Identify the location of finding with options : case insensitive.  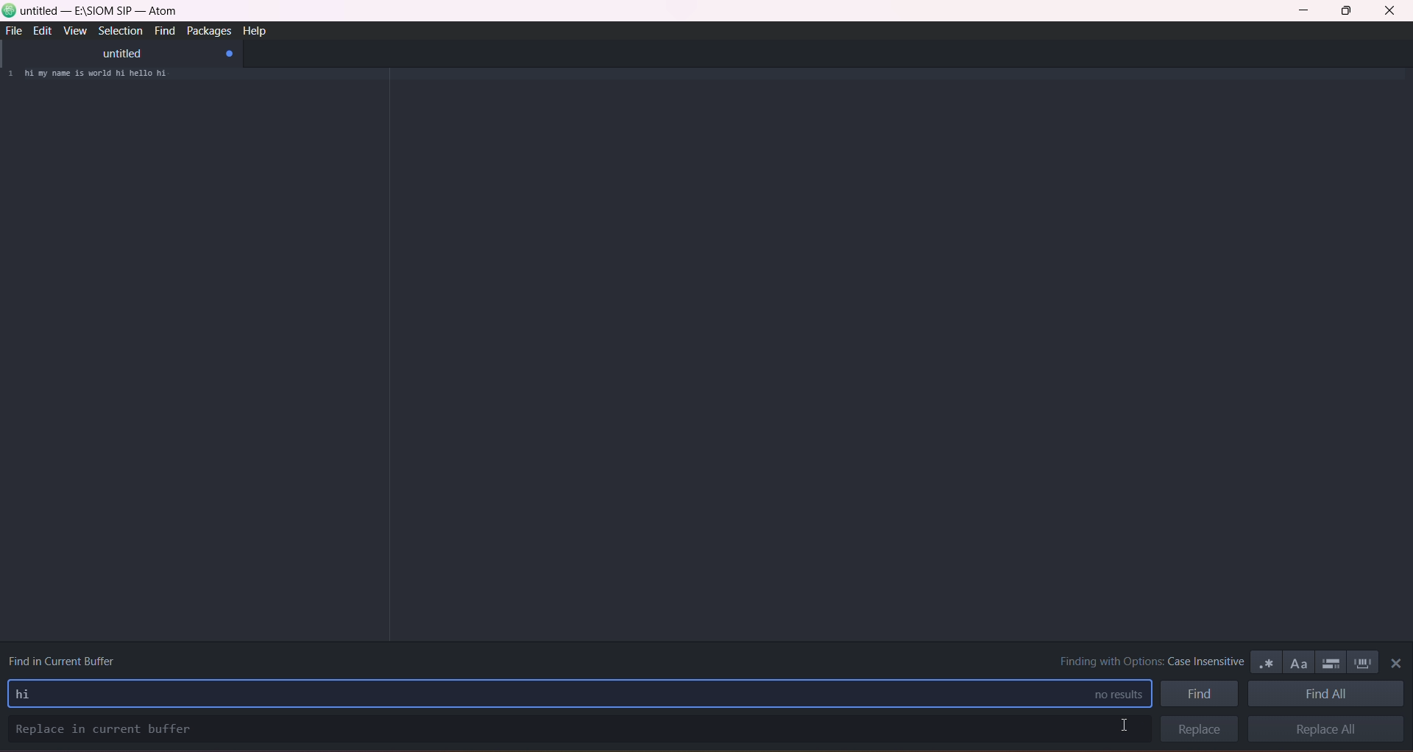
(1141, 661).